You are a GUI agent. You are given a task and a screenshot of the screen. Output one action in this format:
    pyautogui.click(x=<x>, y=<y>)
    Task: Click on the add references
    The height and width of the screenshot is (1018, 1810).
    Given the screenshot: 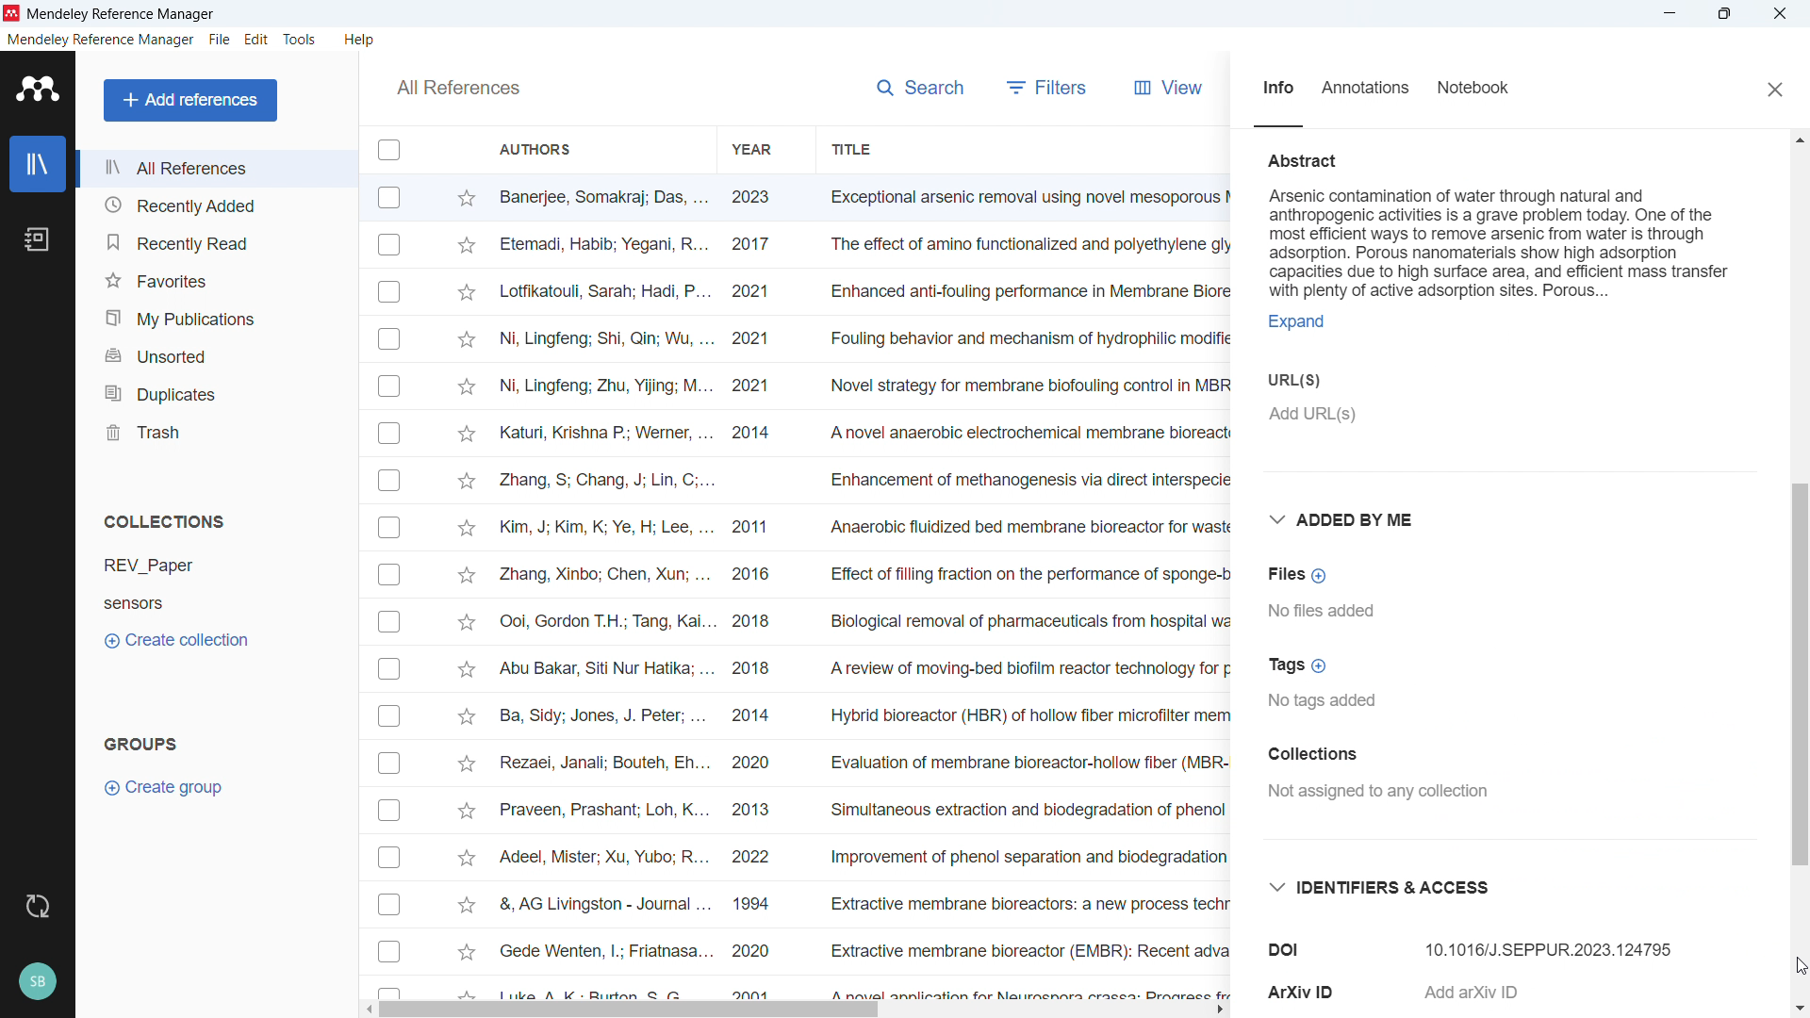 What is the action you would take?
    pyautogui.click(x=191, y=100)
    